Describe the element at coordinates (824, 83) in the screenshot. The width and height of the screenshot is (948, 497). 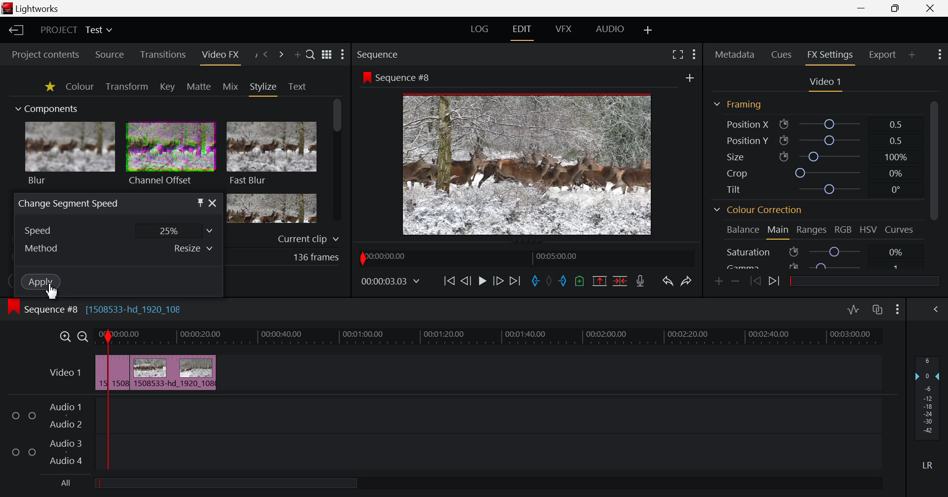
I see `Video Settings` at that location.